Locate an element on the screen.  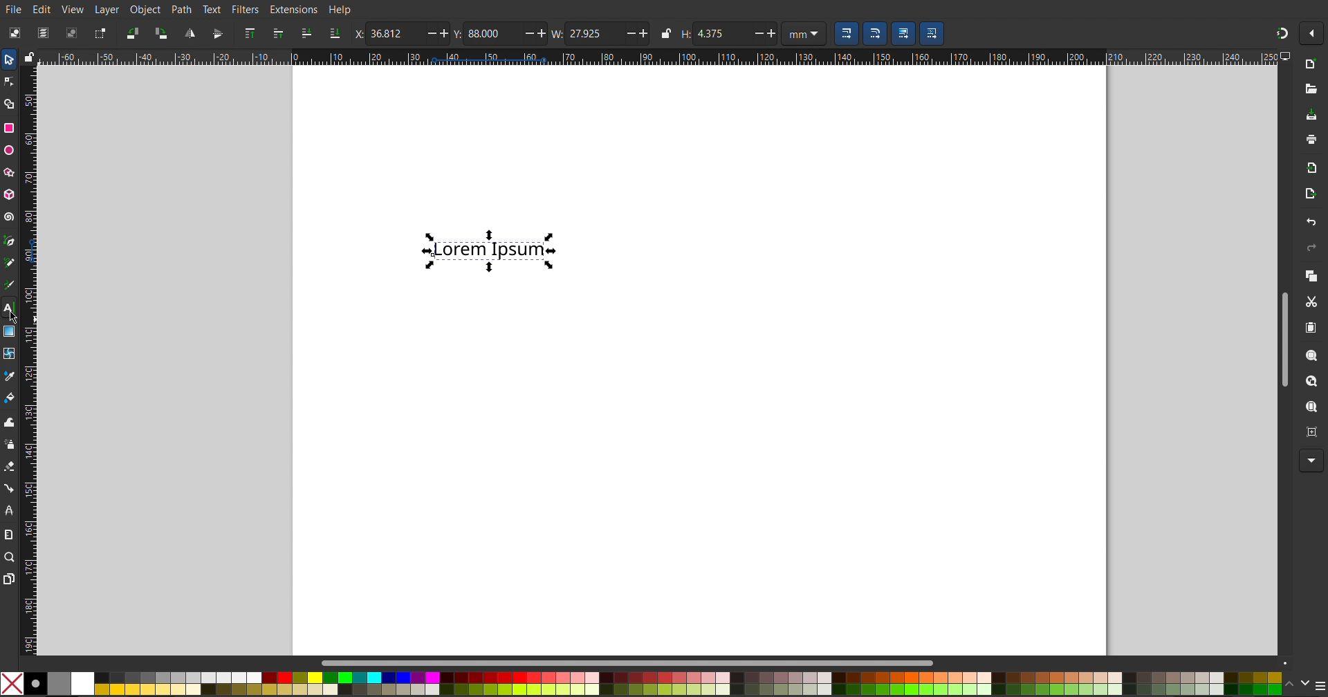
X coordinate is located at coordinates (402, 33).